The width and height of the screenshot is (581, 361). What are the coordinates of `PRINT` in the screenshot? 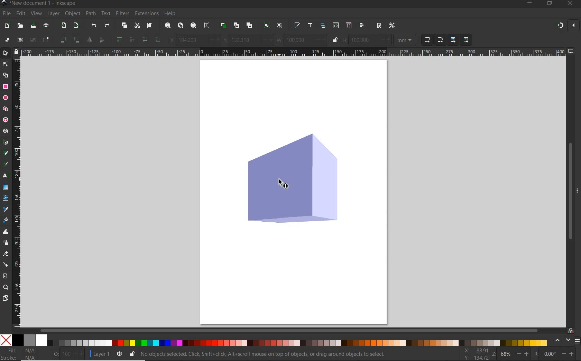 It's located at (46, 25).